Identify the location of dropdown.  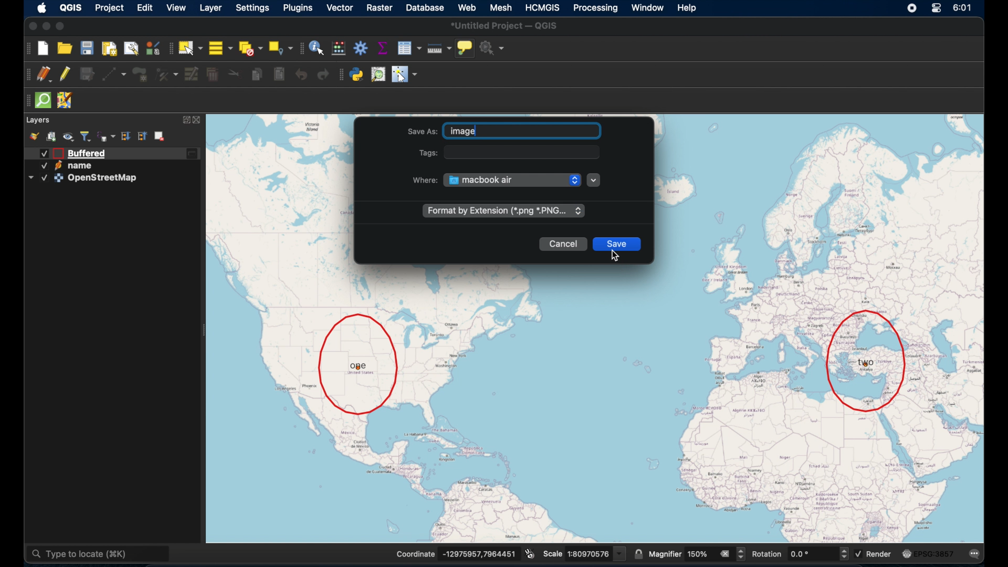
(30, 178).